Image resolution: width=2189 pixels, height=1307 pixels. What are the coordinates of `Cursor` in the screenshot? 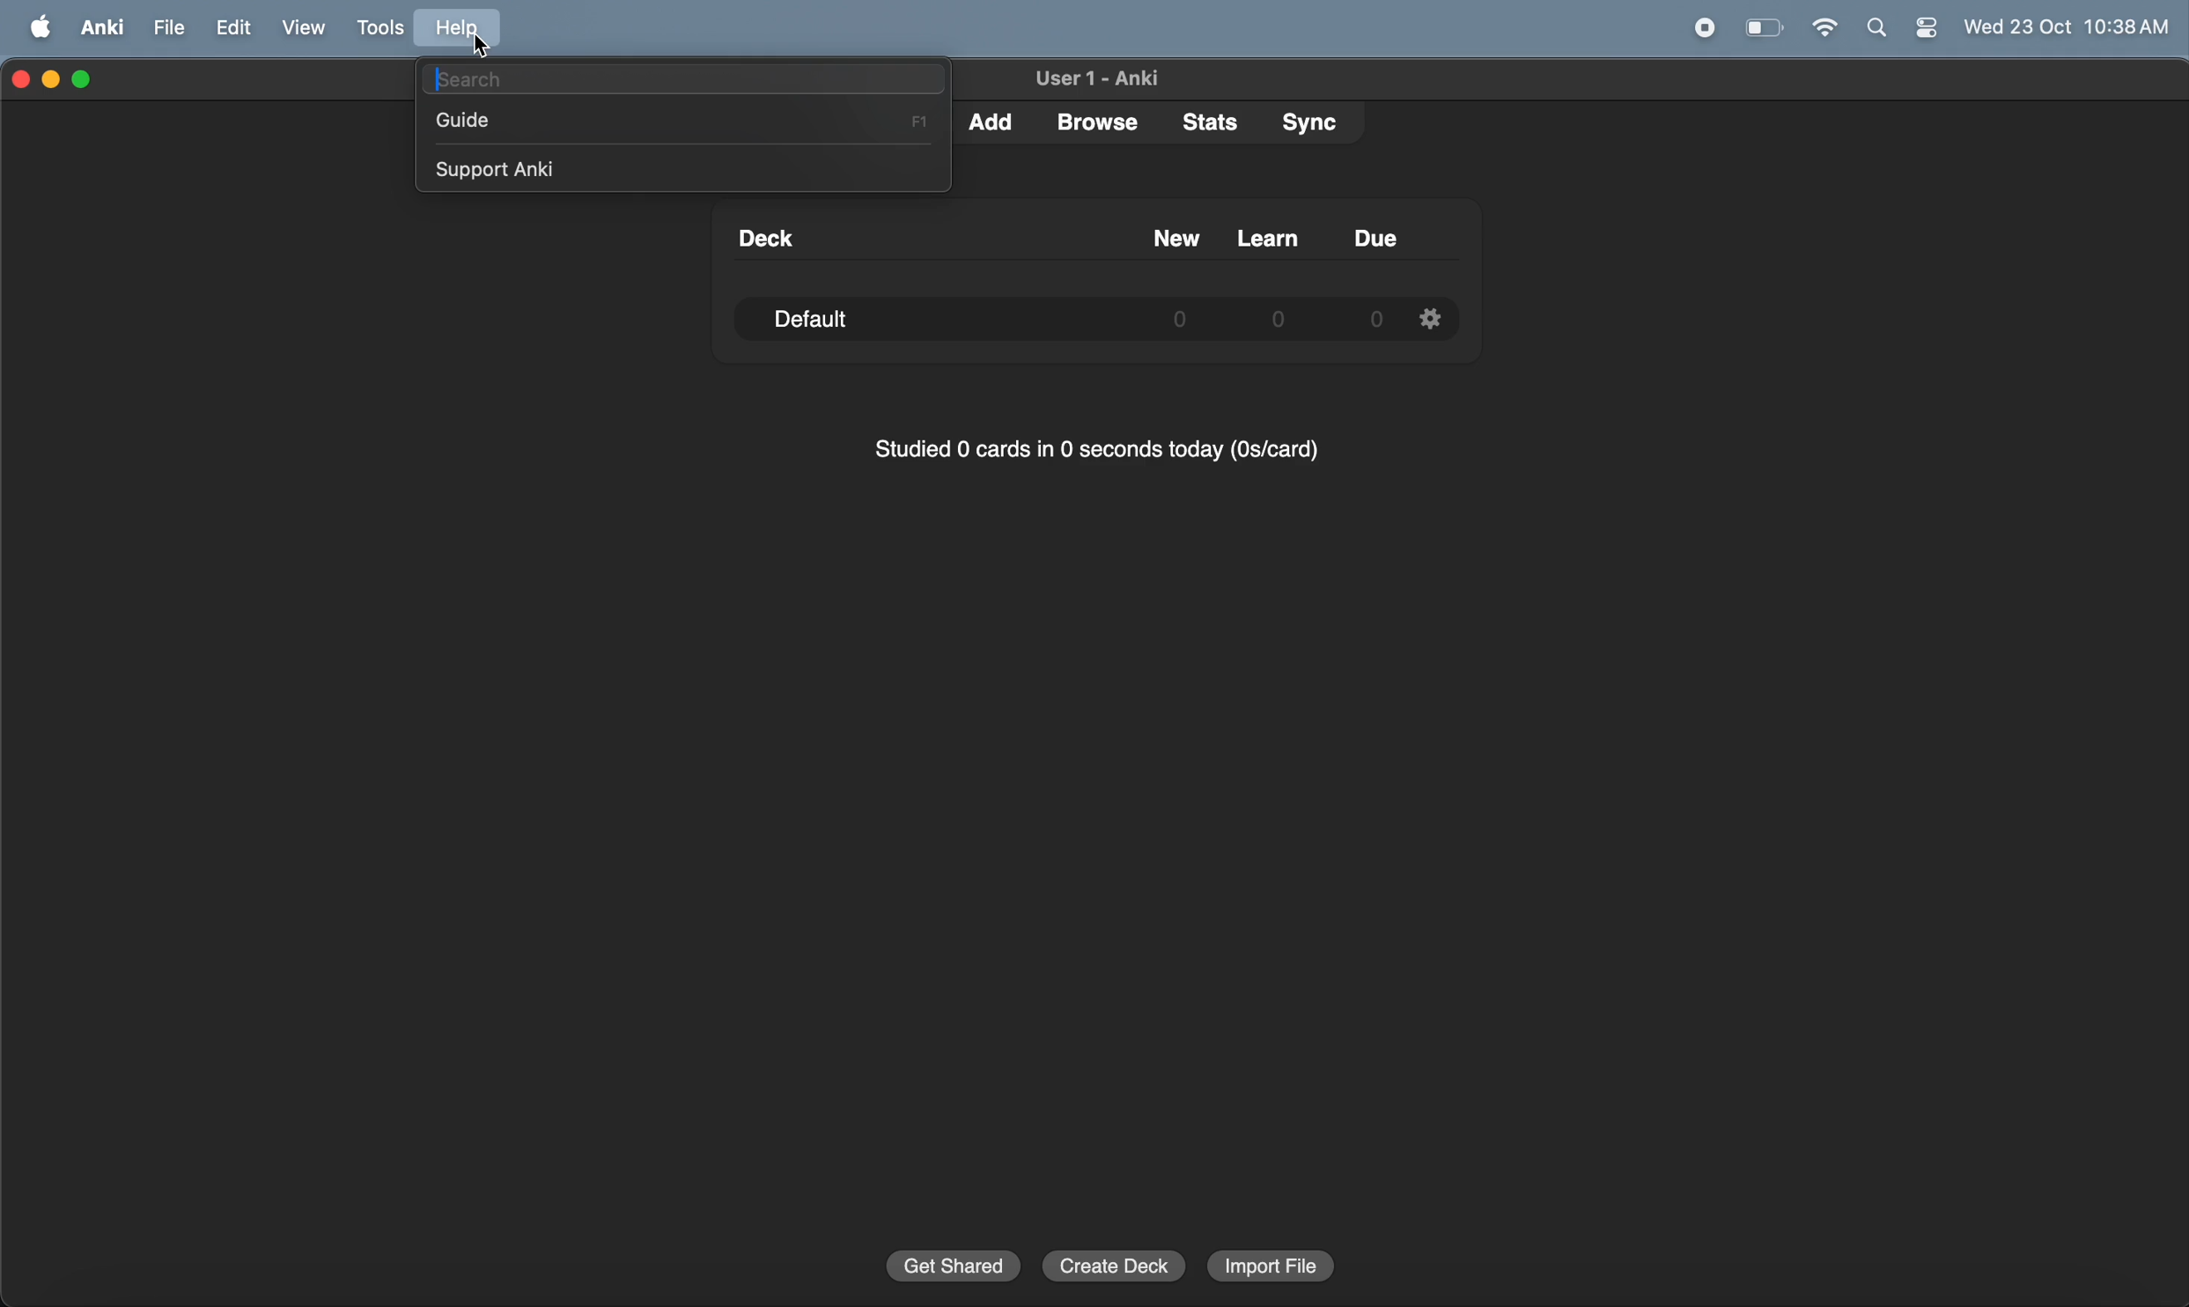 It's located at (482, 47).